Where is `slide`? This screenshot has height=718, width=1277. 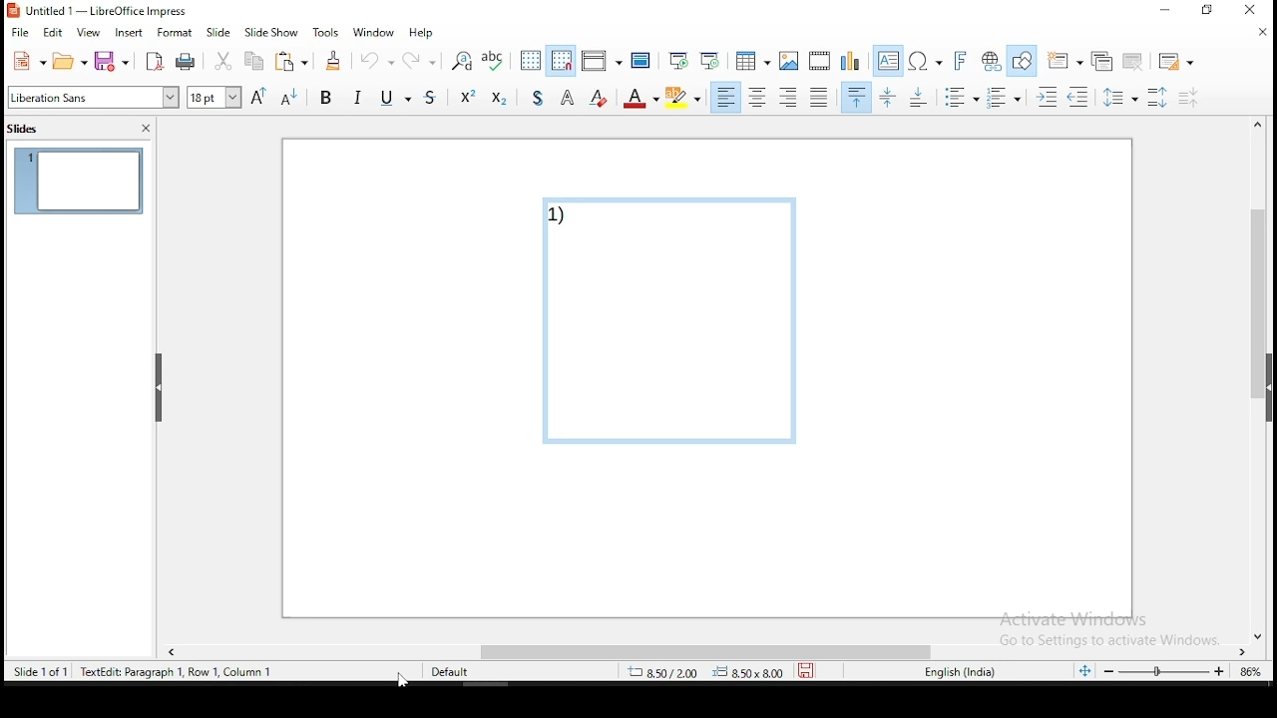
slide is located at coordinates (79, 182).